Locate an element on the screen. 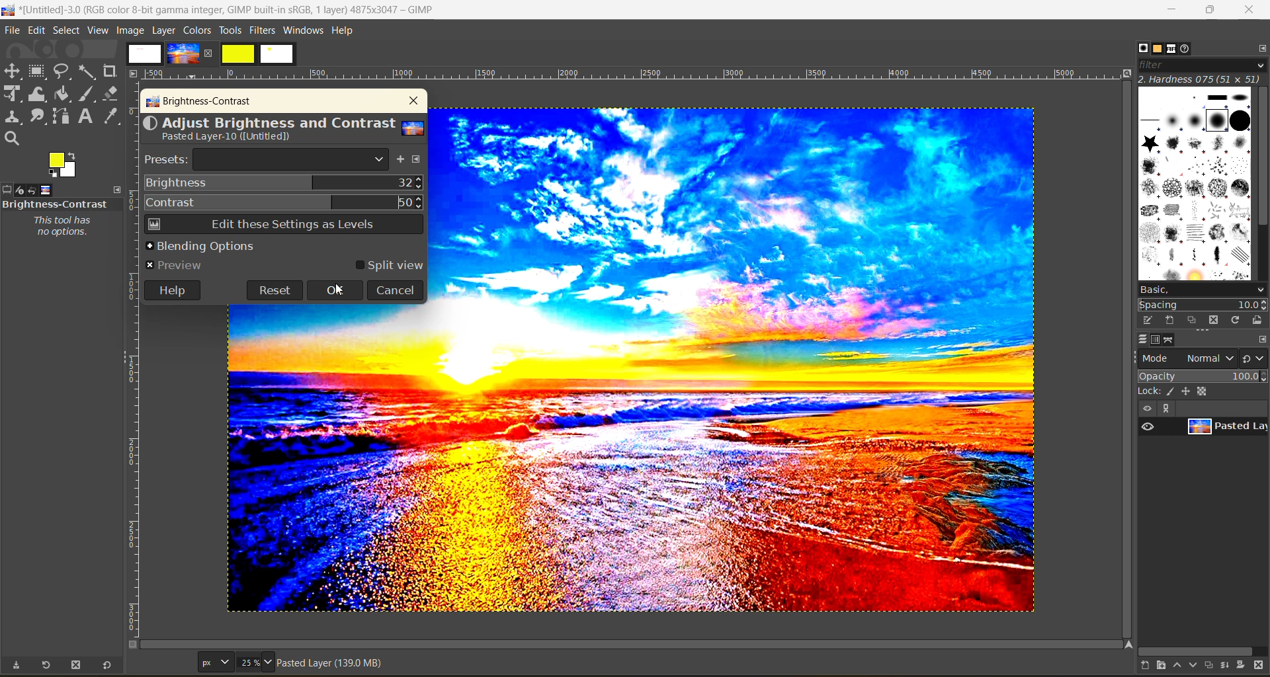 This screenshot has height=677, width=1270. adjust brightness and contrast is located at coordinates (283, 130).